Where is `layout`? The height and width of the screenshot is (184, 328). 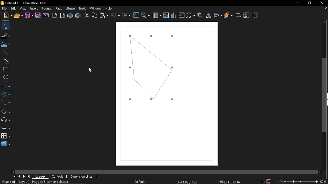 layout is located at coordinates (40, 176).